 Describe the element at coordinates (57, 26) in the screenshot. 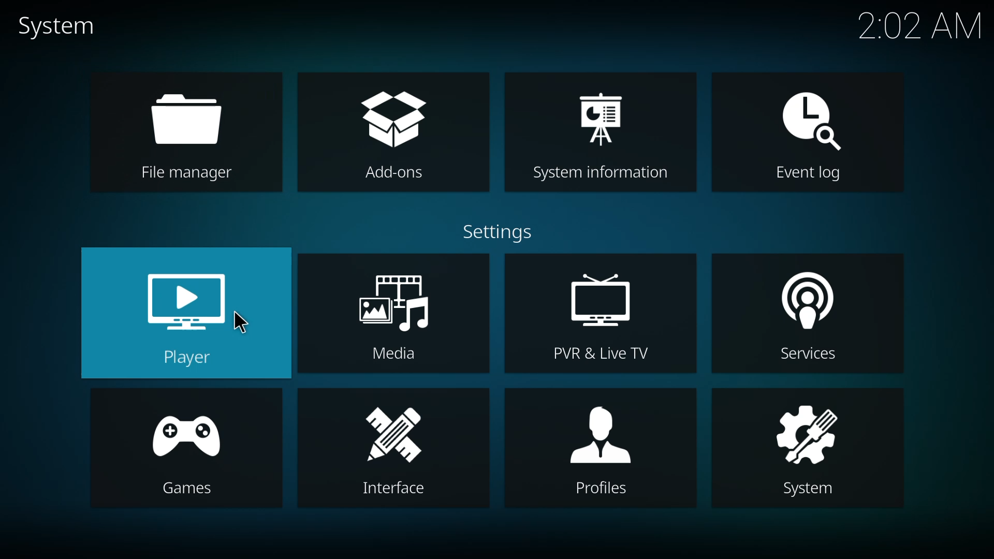

I see `system` at that location.